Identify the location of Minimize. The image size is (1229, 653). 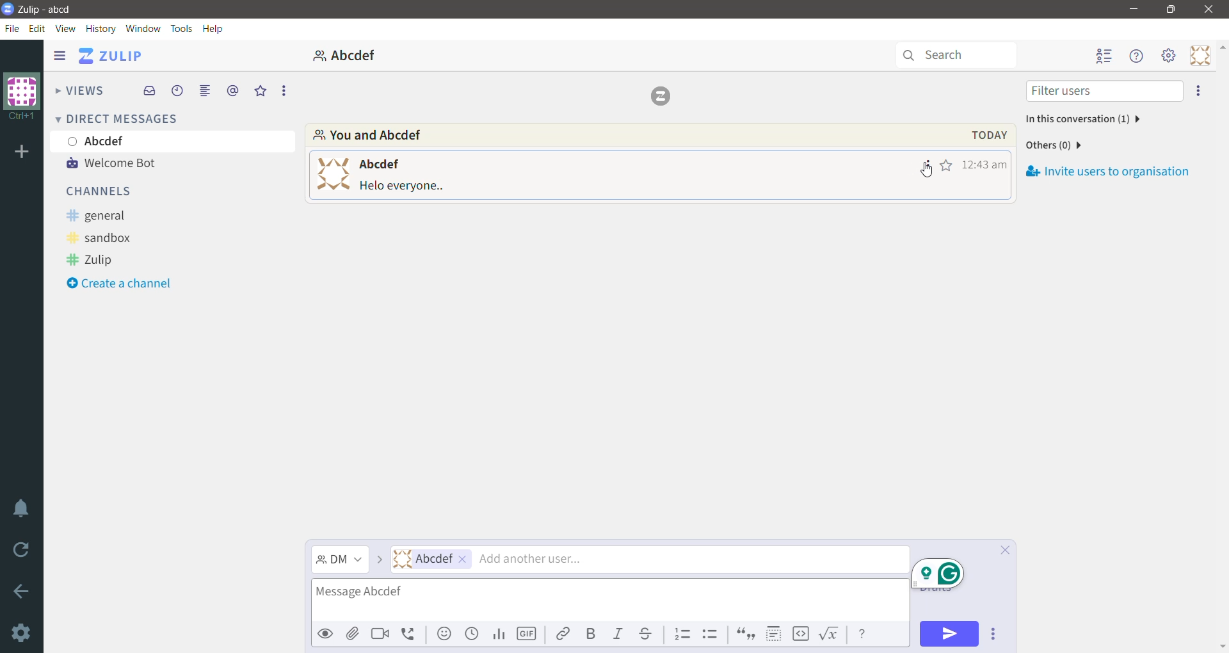
(1135, 9).